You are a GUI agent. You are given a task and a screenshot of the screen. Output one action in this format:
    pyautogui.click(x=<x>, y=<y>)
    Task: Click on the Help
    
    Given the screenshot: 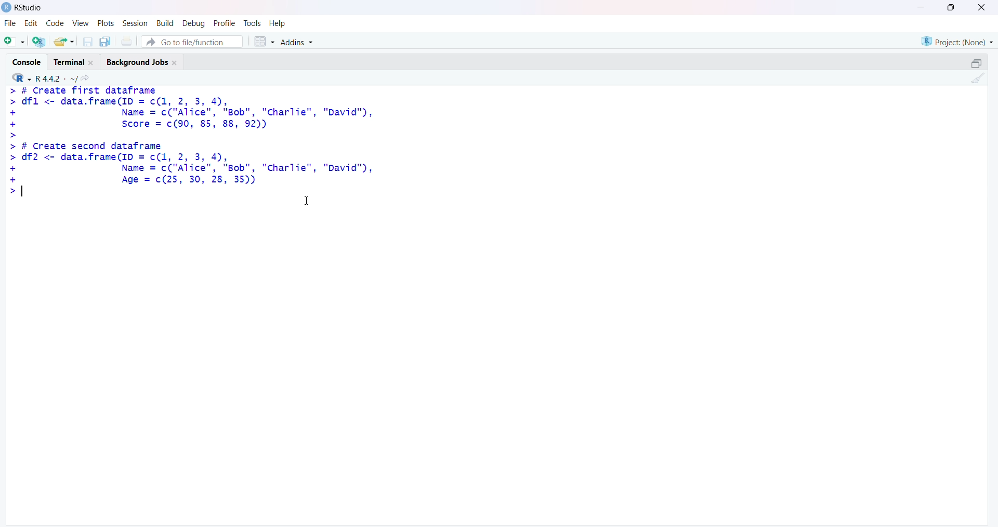 What is the action you would take?
    pyautogui.click(x=277, y=23)
    